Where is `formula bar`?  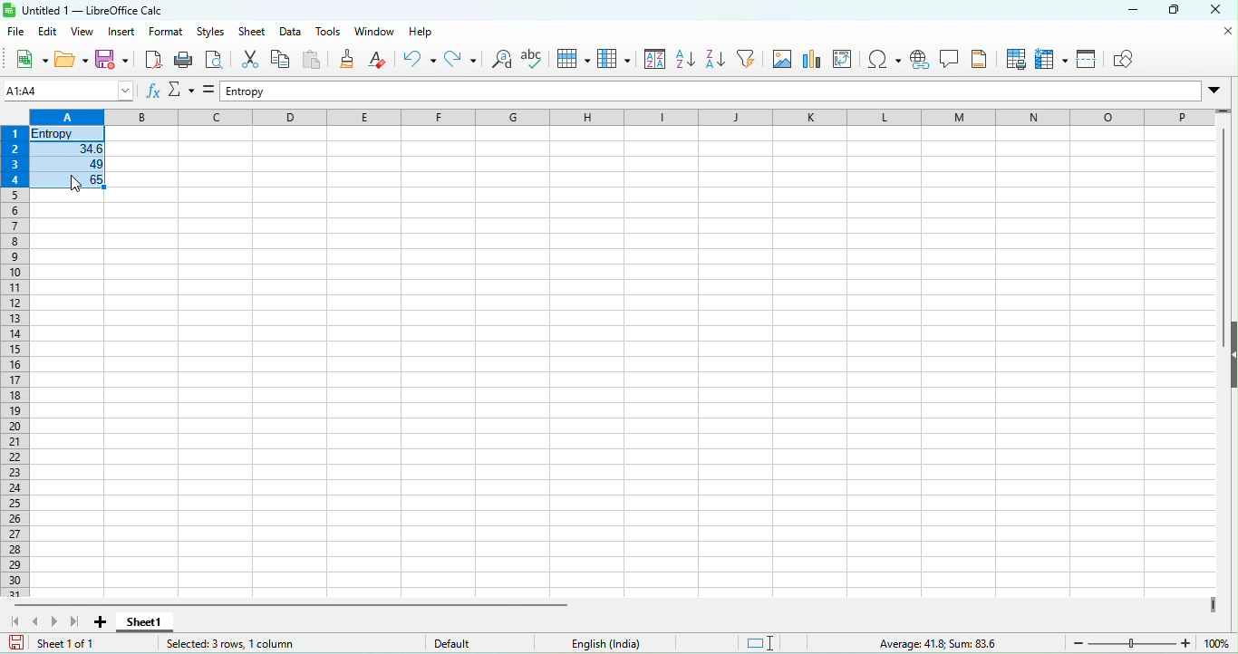 formula bar is located at coordinates (710, 92).